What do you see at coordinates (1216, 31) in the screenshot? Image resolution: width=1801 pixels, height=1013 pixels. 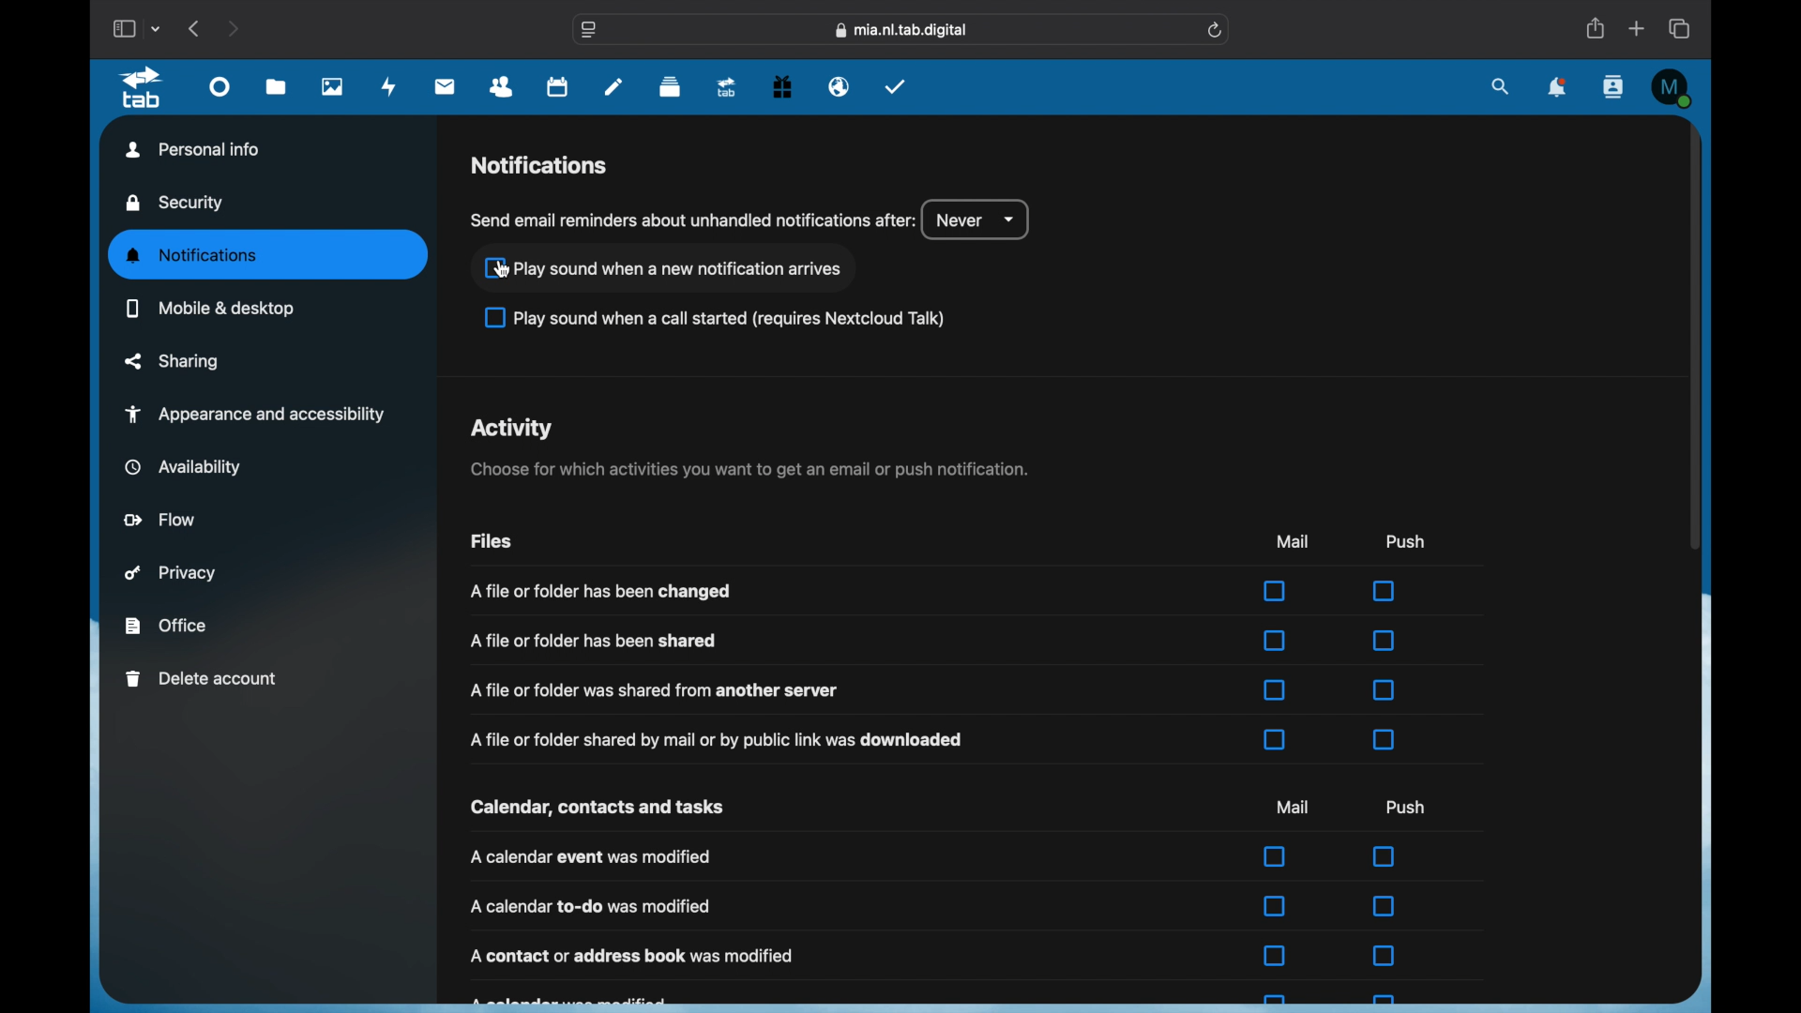 I see `refresh` at bounding box center [1216, 31].